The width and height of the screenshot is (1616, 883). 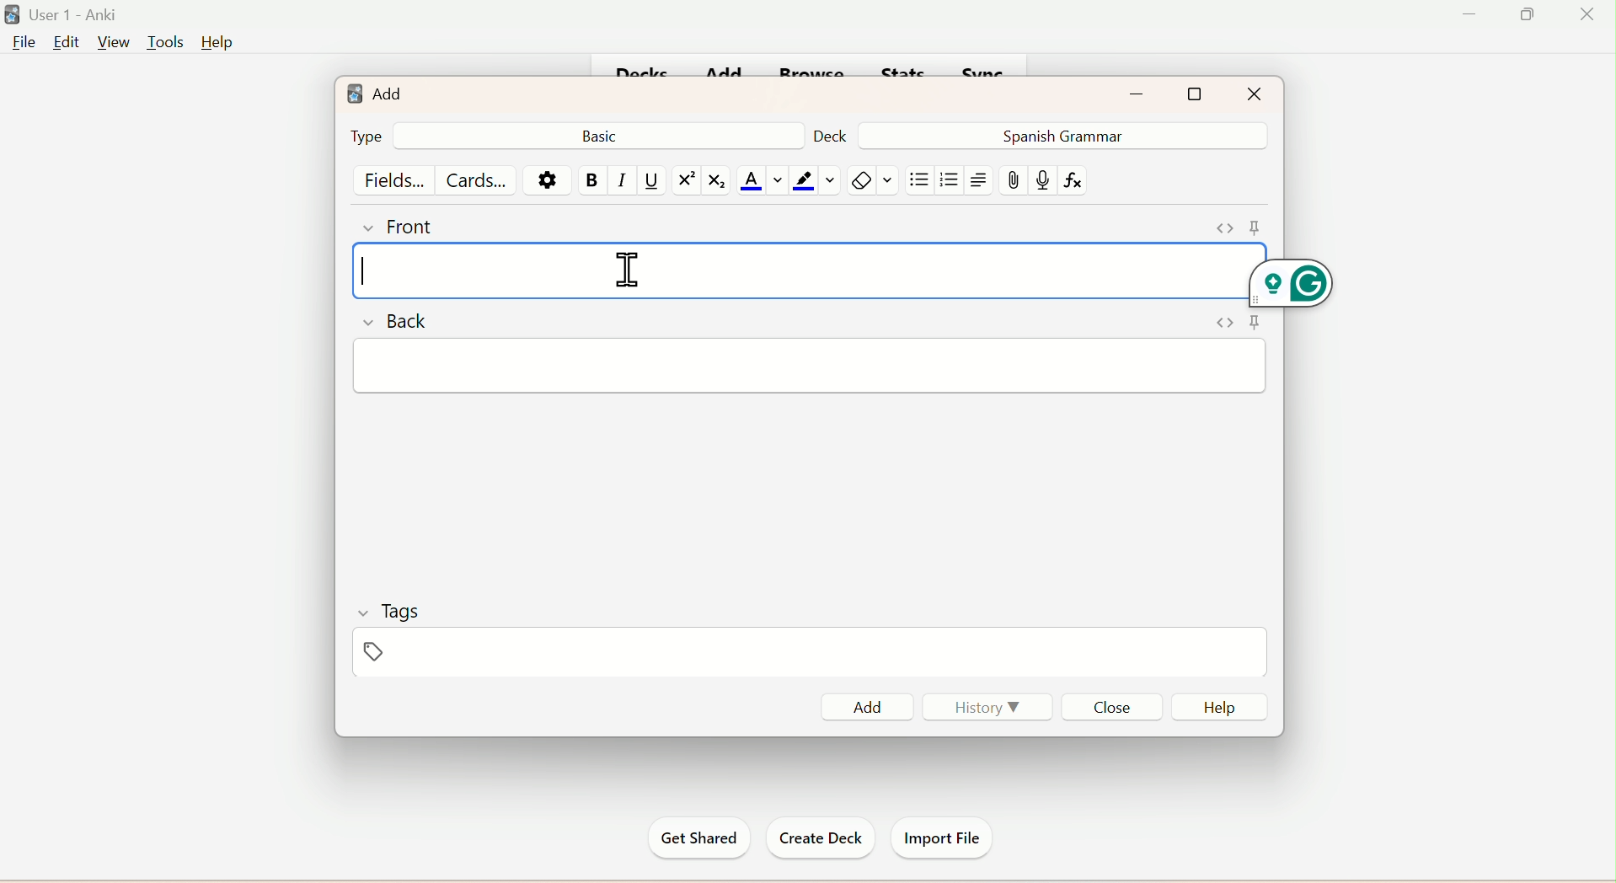 I want to click on Unorgganised List, so click(x=919, y=180).